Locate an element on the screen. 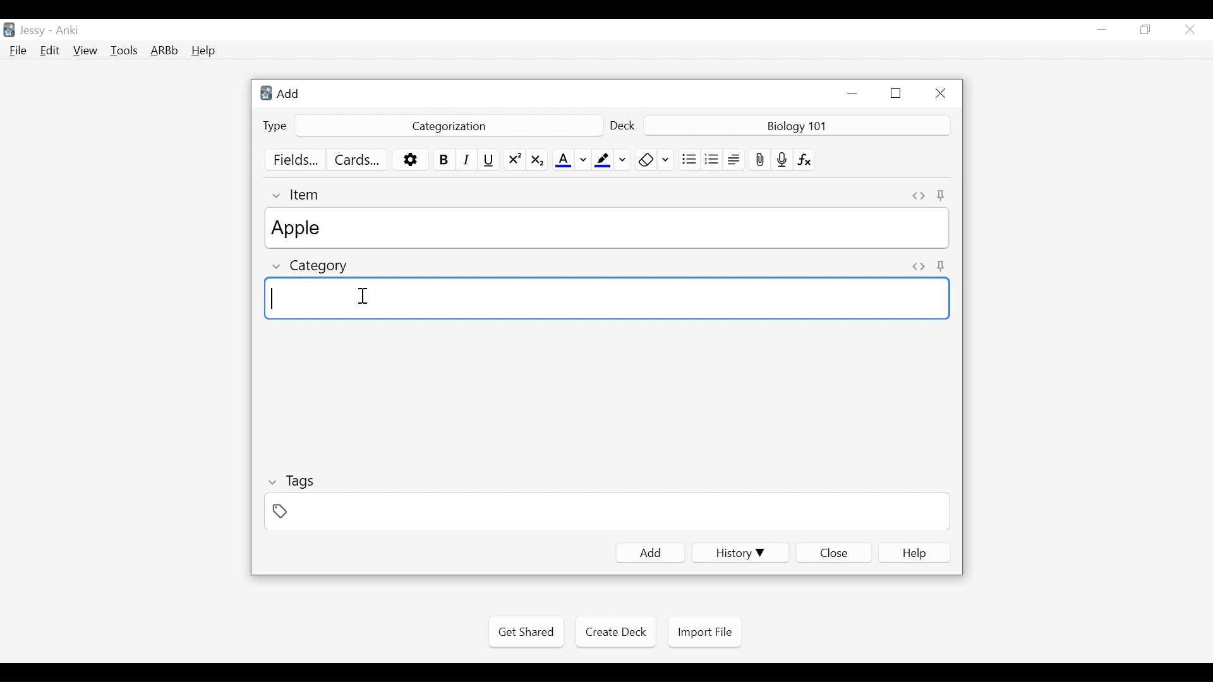  Toggle sticky is located at coordinates (943, 265).